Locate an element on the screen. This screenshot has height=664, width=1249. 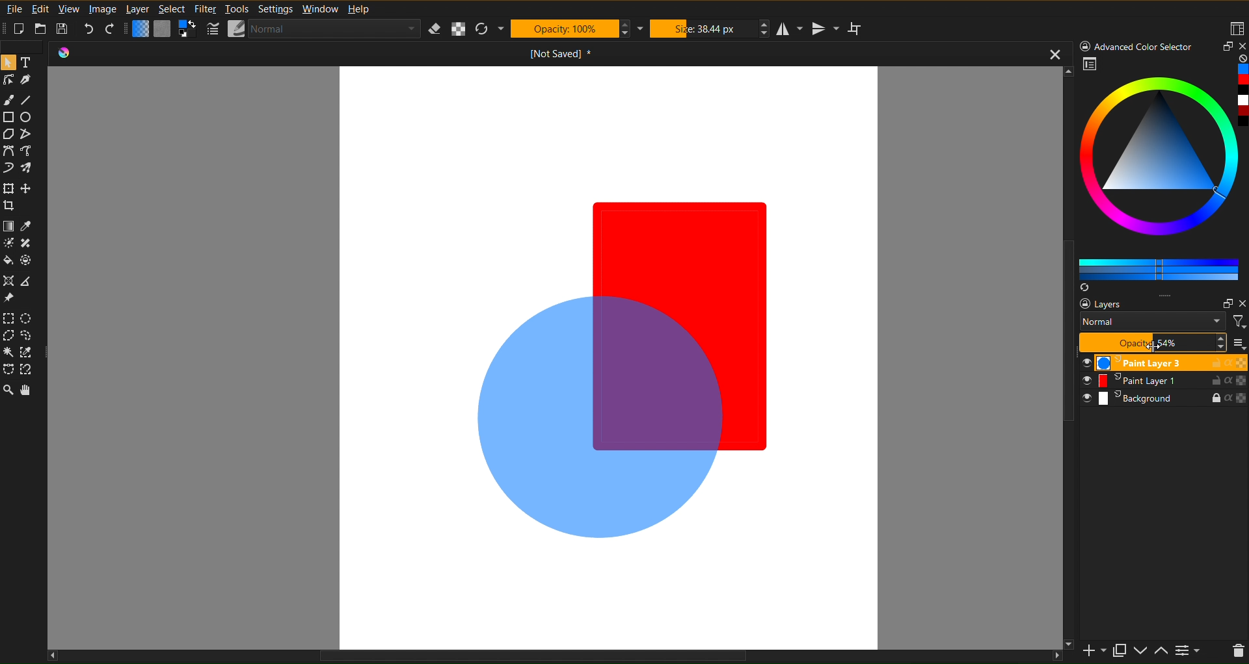
del is located at coordinates (1238, 653).